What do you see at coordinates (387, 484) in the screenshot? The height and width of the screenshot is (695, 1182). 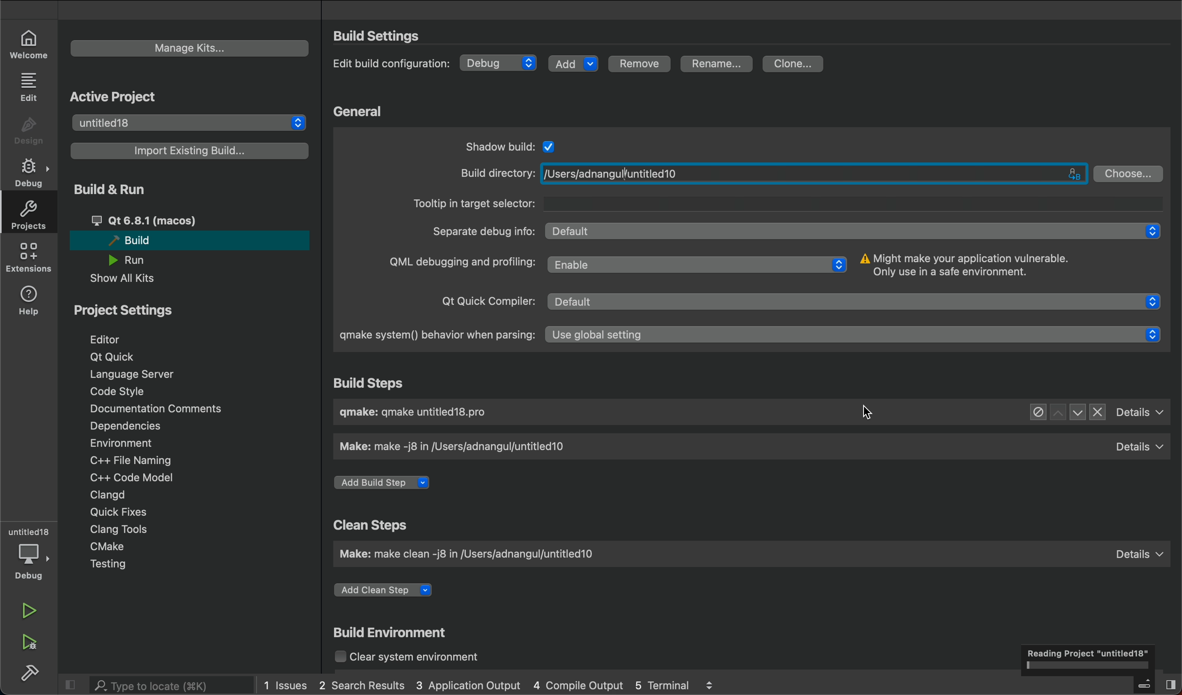 I see `add build step` at bounding box center [387, 484].